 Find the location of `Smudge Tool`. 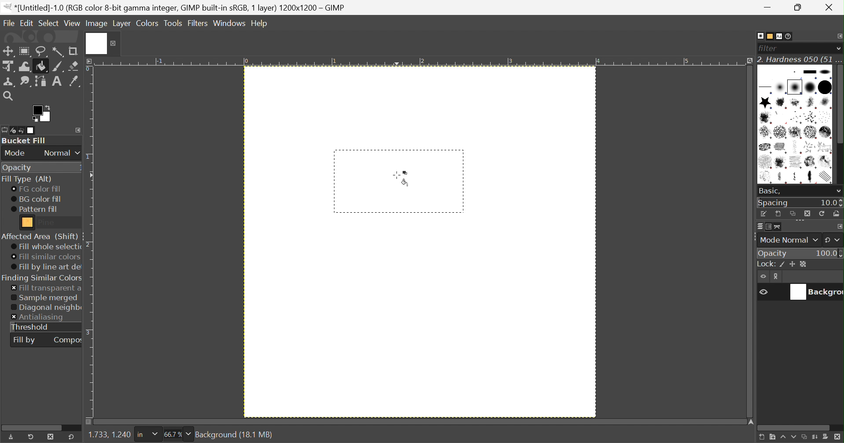

Smudge Tool is located at coordinates (25, 82).